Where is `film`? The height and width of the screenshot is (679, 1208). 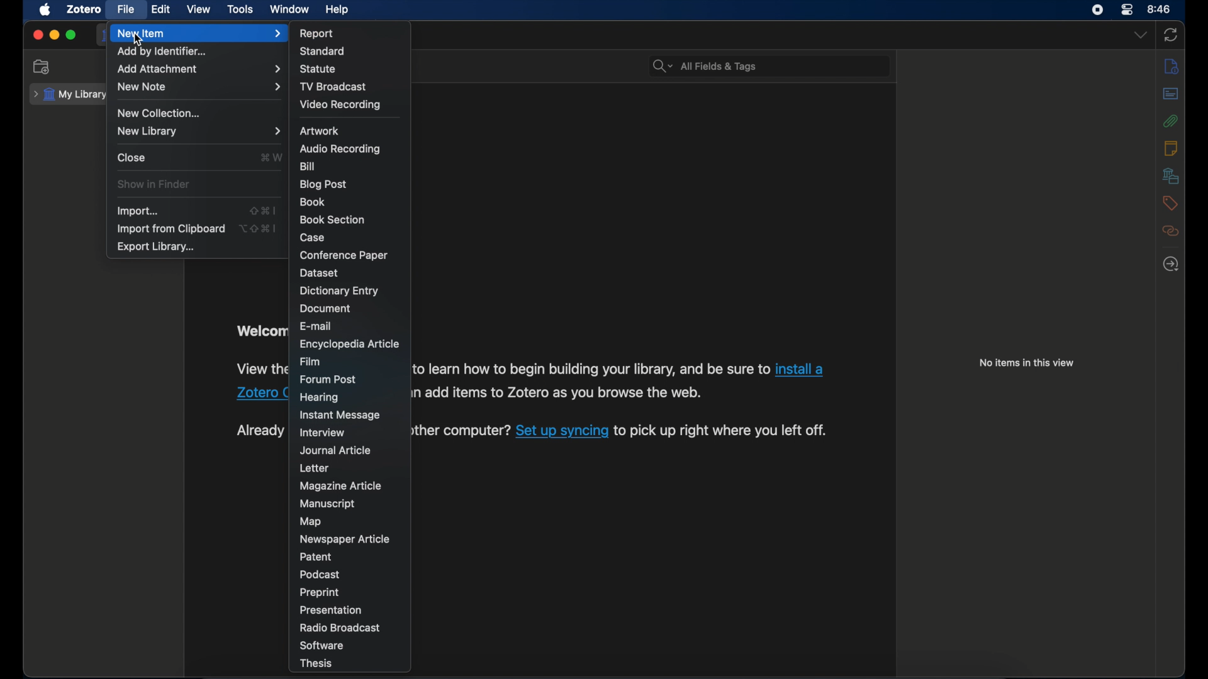 film is located at coordinates (310, 361).